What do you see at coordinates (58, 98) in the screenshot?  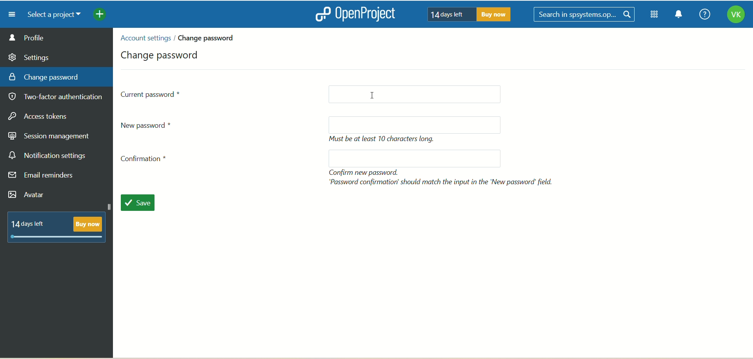 I see `two factor authentication` at bounding box center [58, 98].